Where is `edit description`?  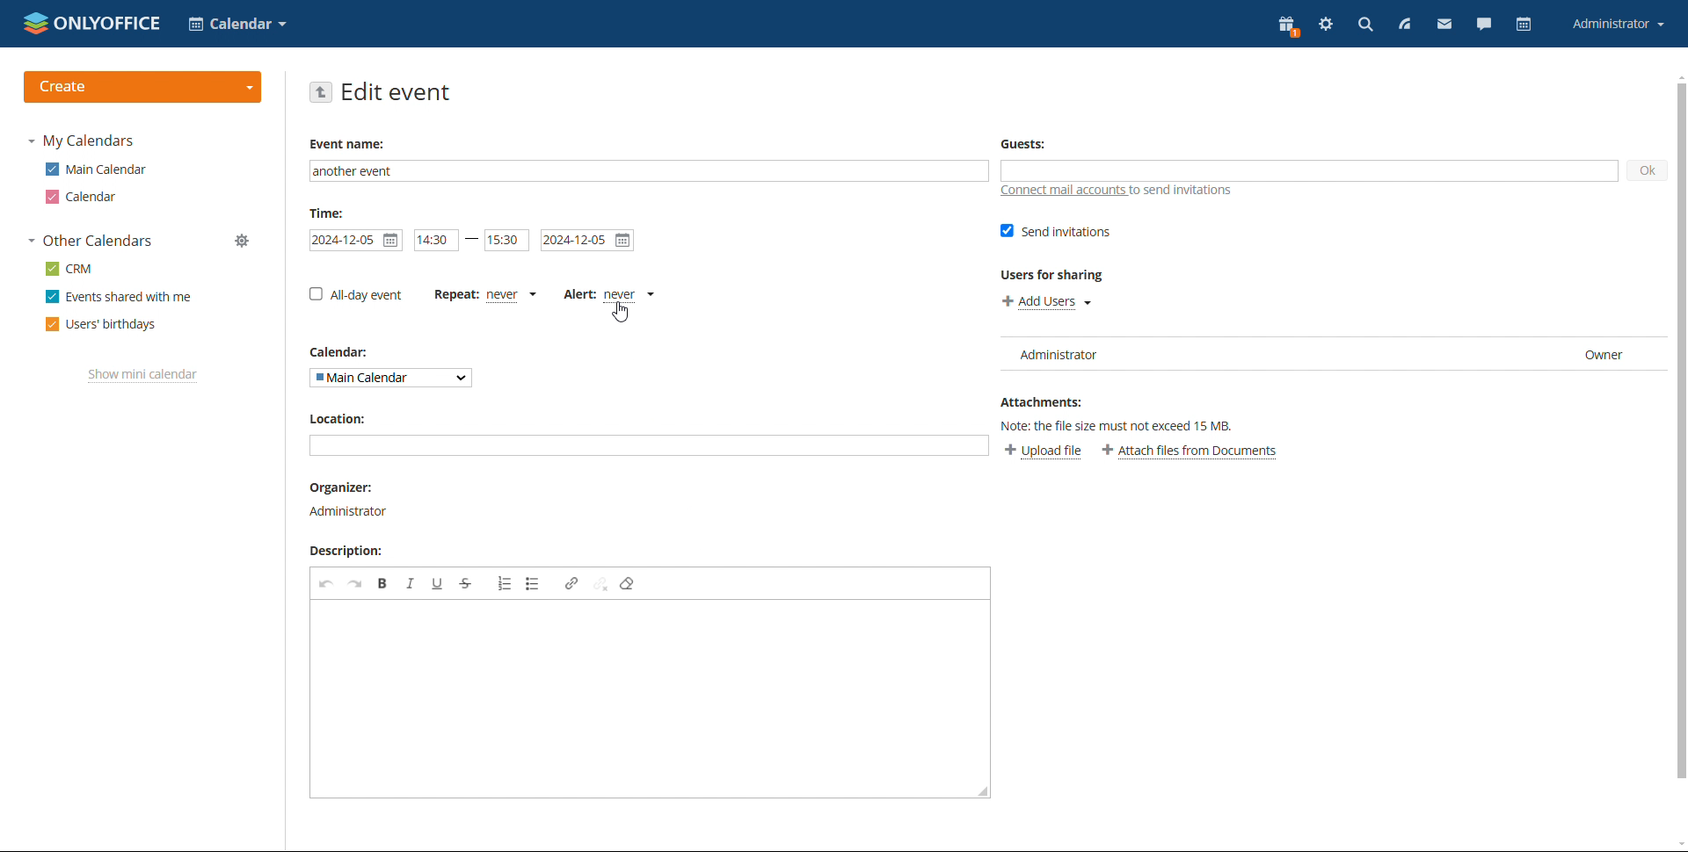
edit description is located at coordinates (650, 698).